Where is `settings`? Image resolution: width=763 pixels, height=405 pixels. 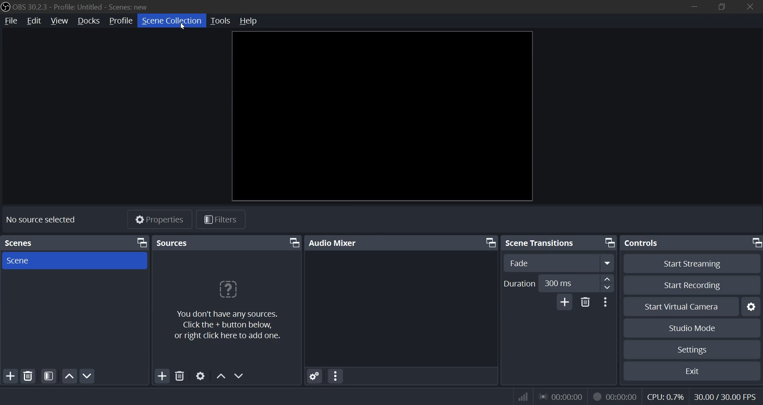
settings is located at coordinates (313, 376).